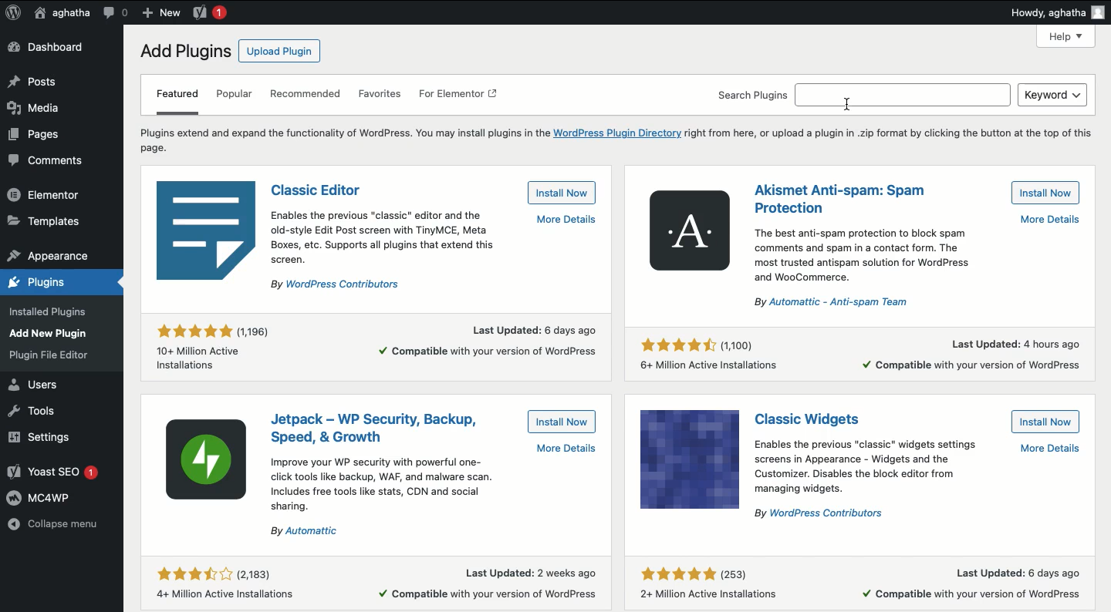 The height and width of the screenshot is (612, 1111). I want to click on Usera, so click(62, 14).